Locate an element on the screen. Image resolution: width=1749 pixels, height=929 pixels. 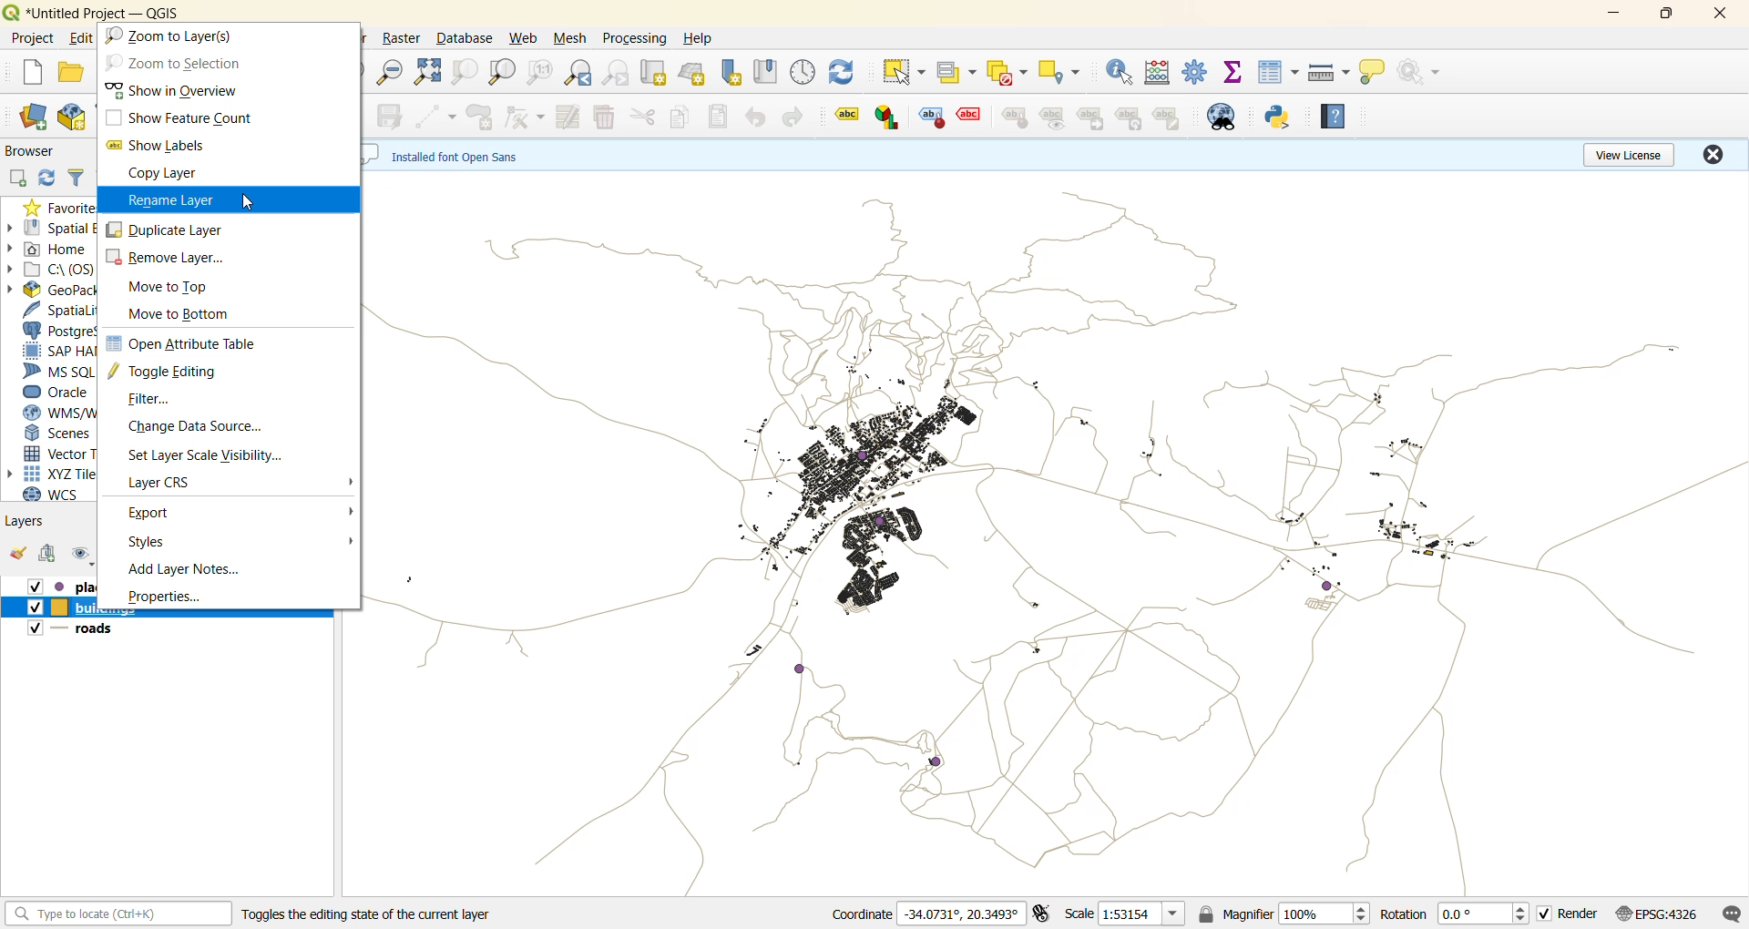
duplicate layer is located at coordinates (162, 229).